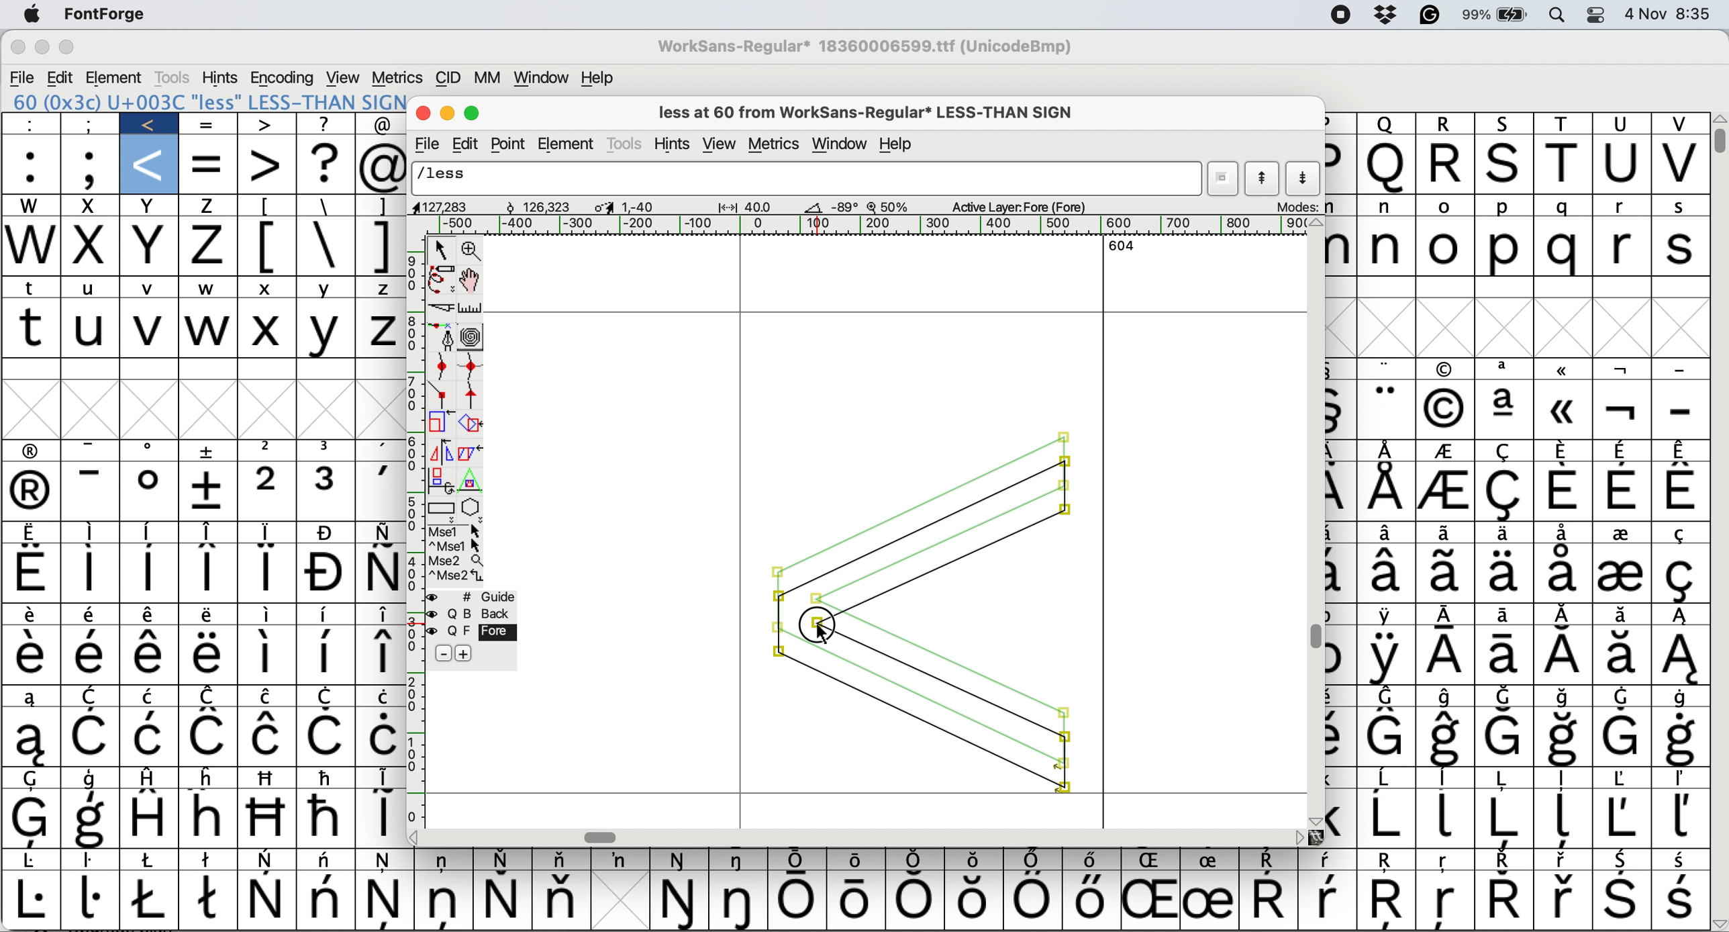  Describe the element at coordinates (208, 330) in the screenshot. I see `w` at that location.